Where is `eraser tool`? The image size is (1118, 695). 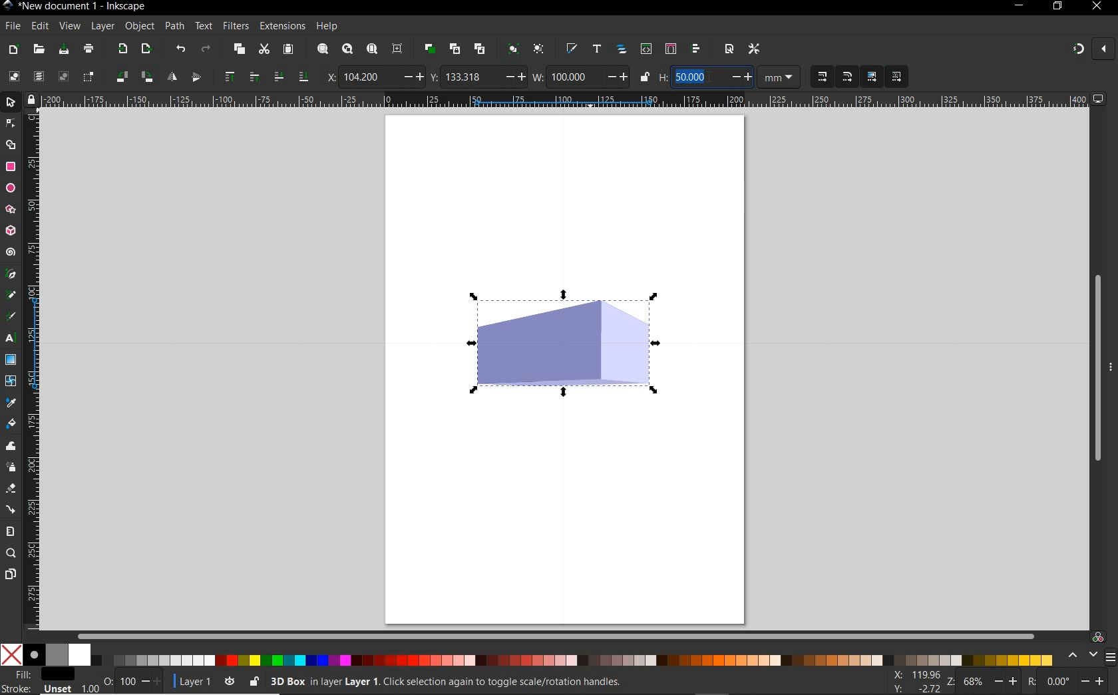 eraser tool is located at coordinates (11, 489).